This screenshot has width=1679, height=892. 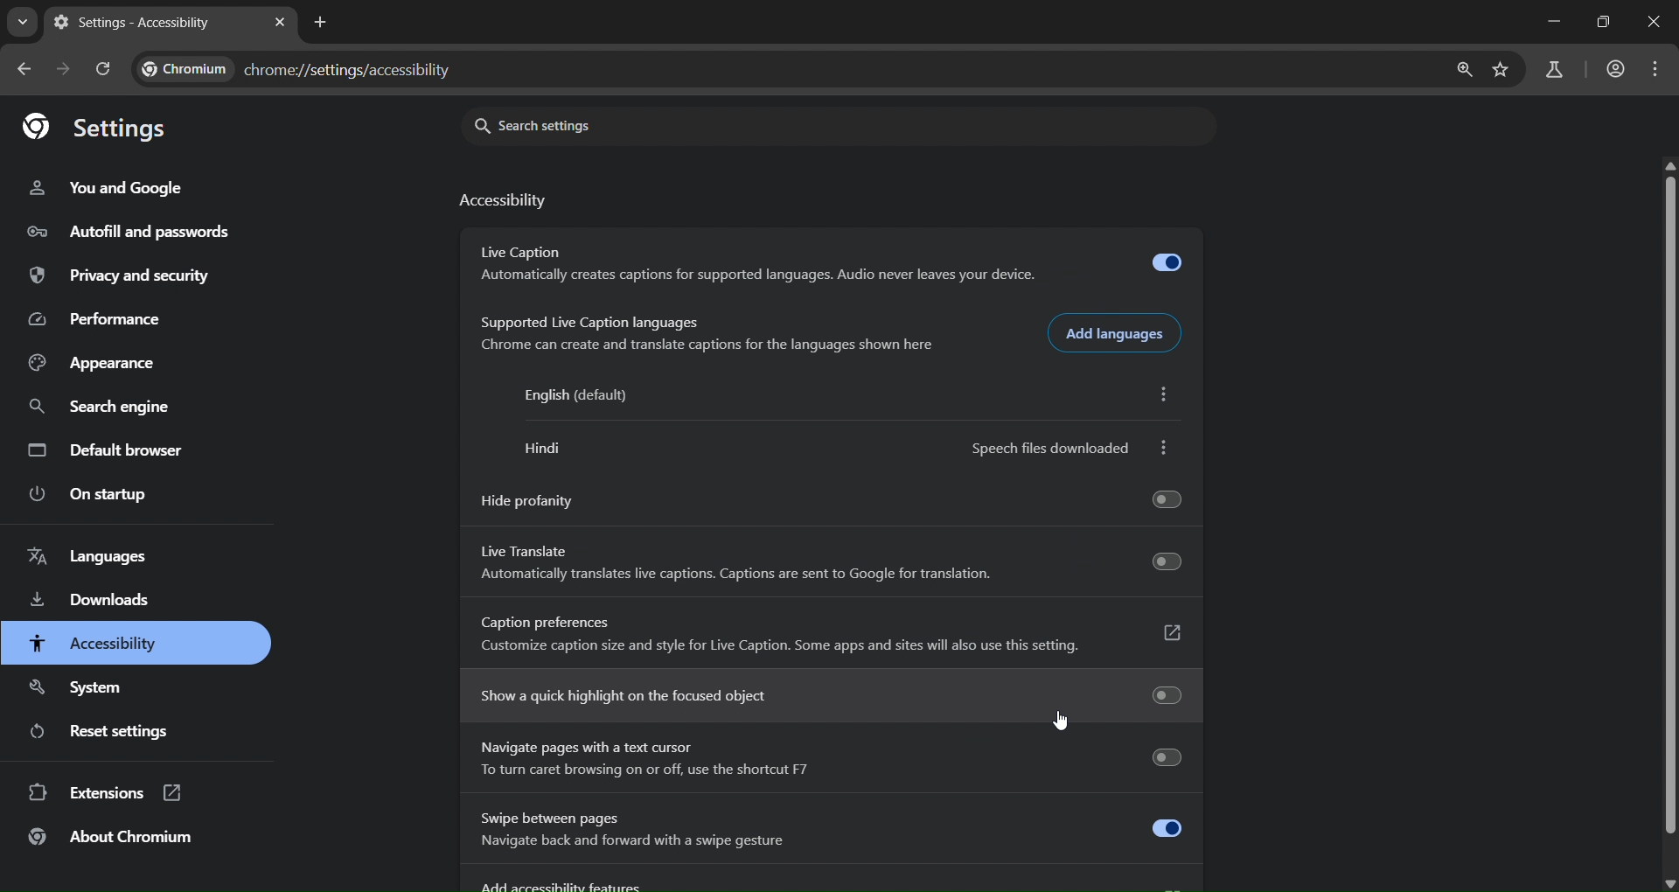 What do you see at coordinates (101, 364) in the screenshot?
I see `appearance` at bounding box center [101, 364].